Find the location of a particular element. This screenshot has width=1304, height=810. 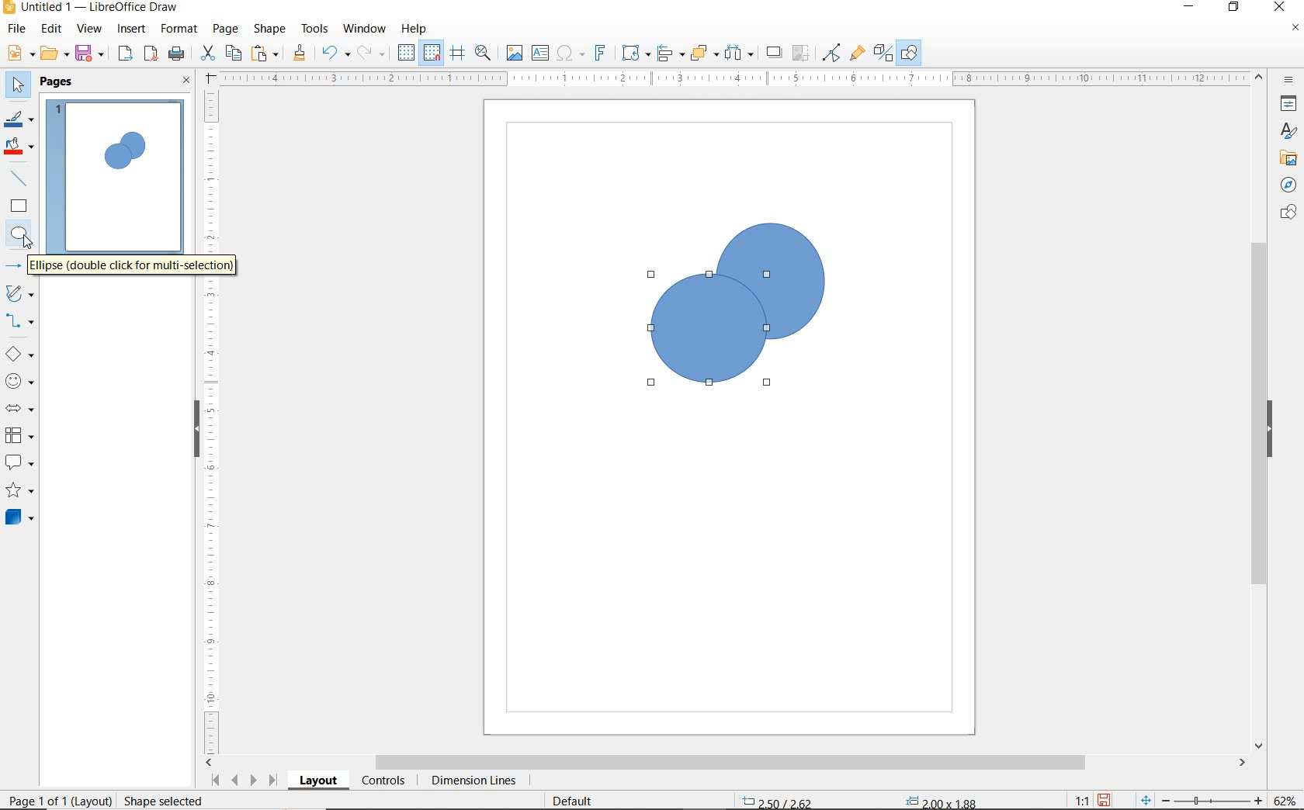

ARRANGE is located at coordinates (704, 54).